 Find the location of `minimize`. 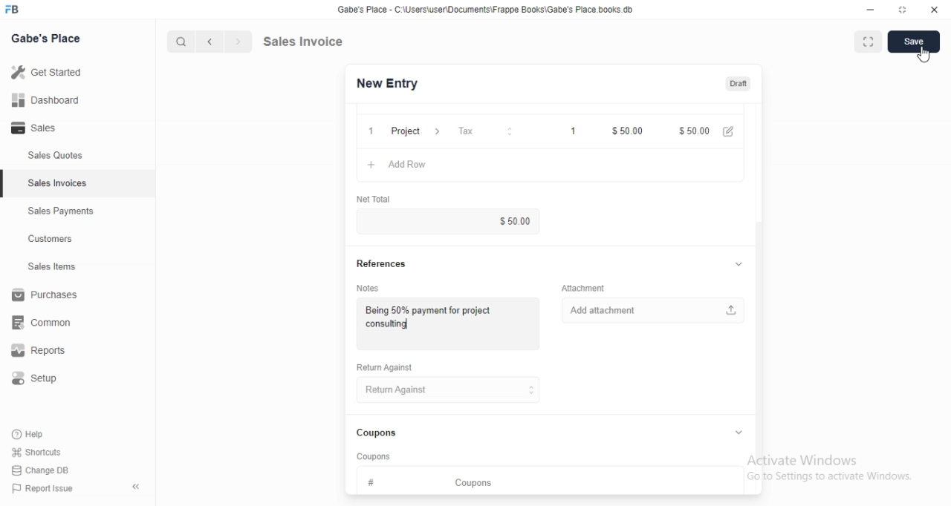

minimize is located at coordinates (864, 11).